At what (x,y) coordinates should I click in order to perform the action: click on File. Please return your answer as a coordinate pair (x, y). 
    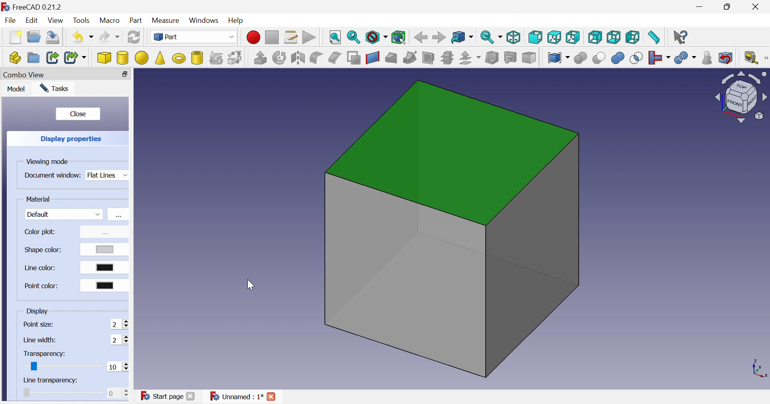
    Looking at the image, I should click on (9, 20).